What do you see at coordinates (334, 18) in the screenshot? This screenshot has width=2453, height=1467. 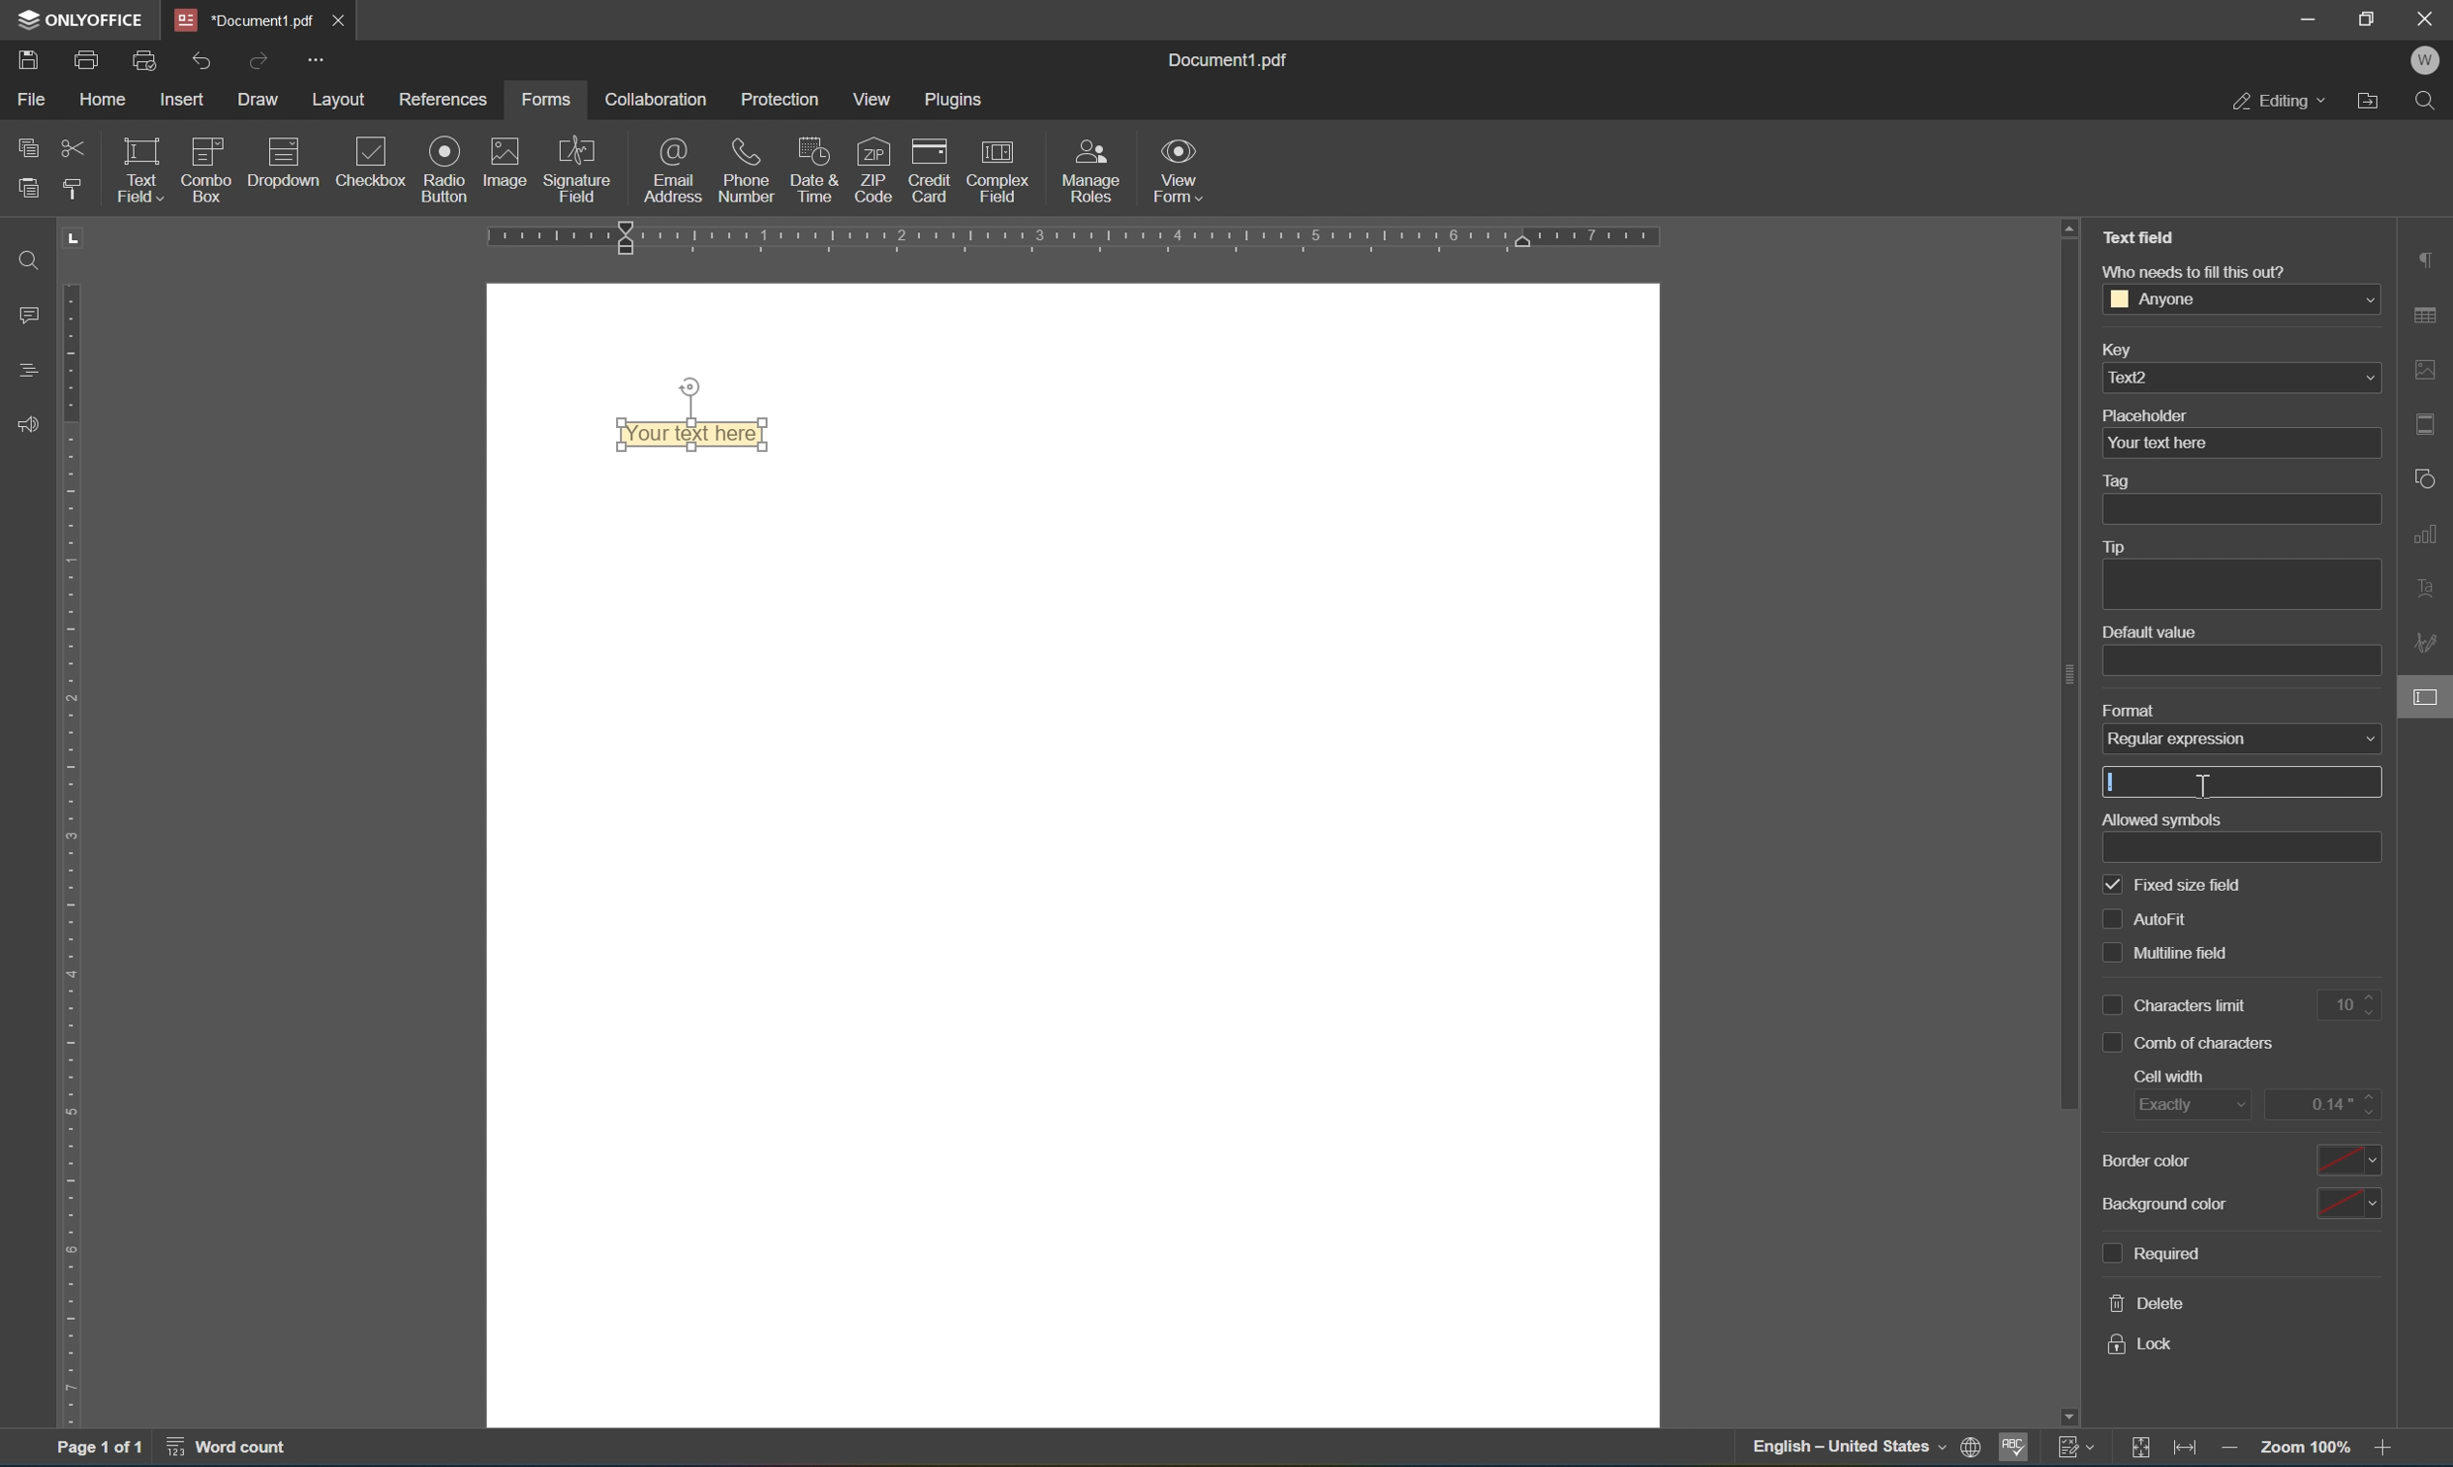 I see `close` at bounding box center [334, 18].